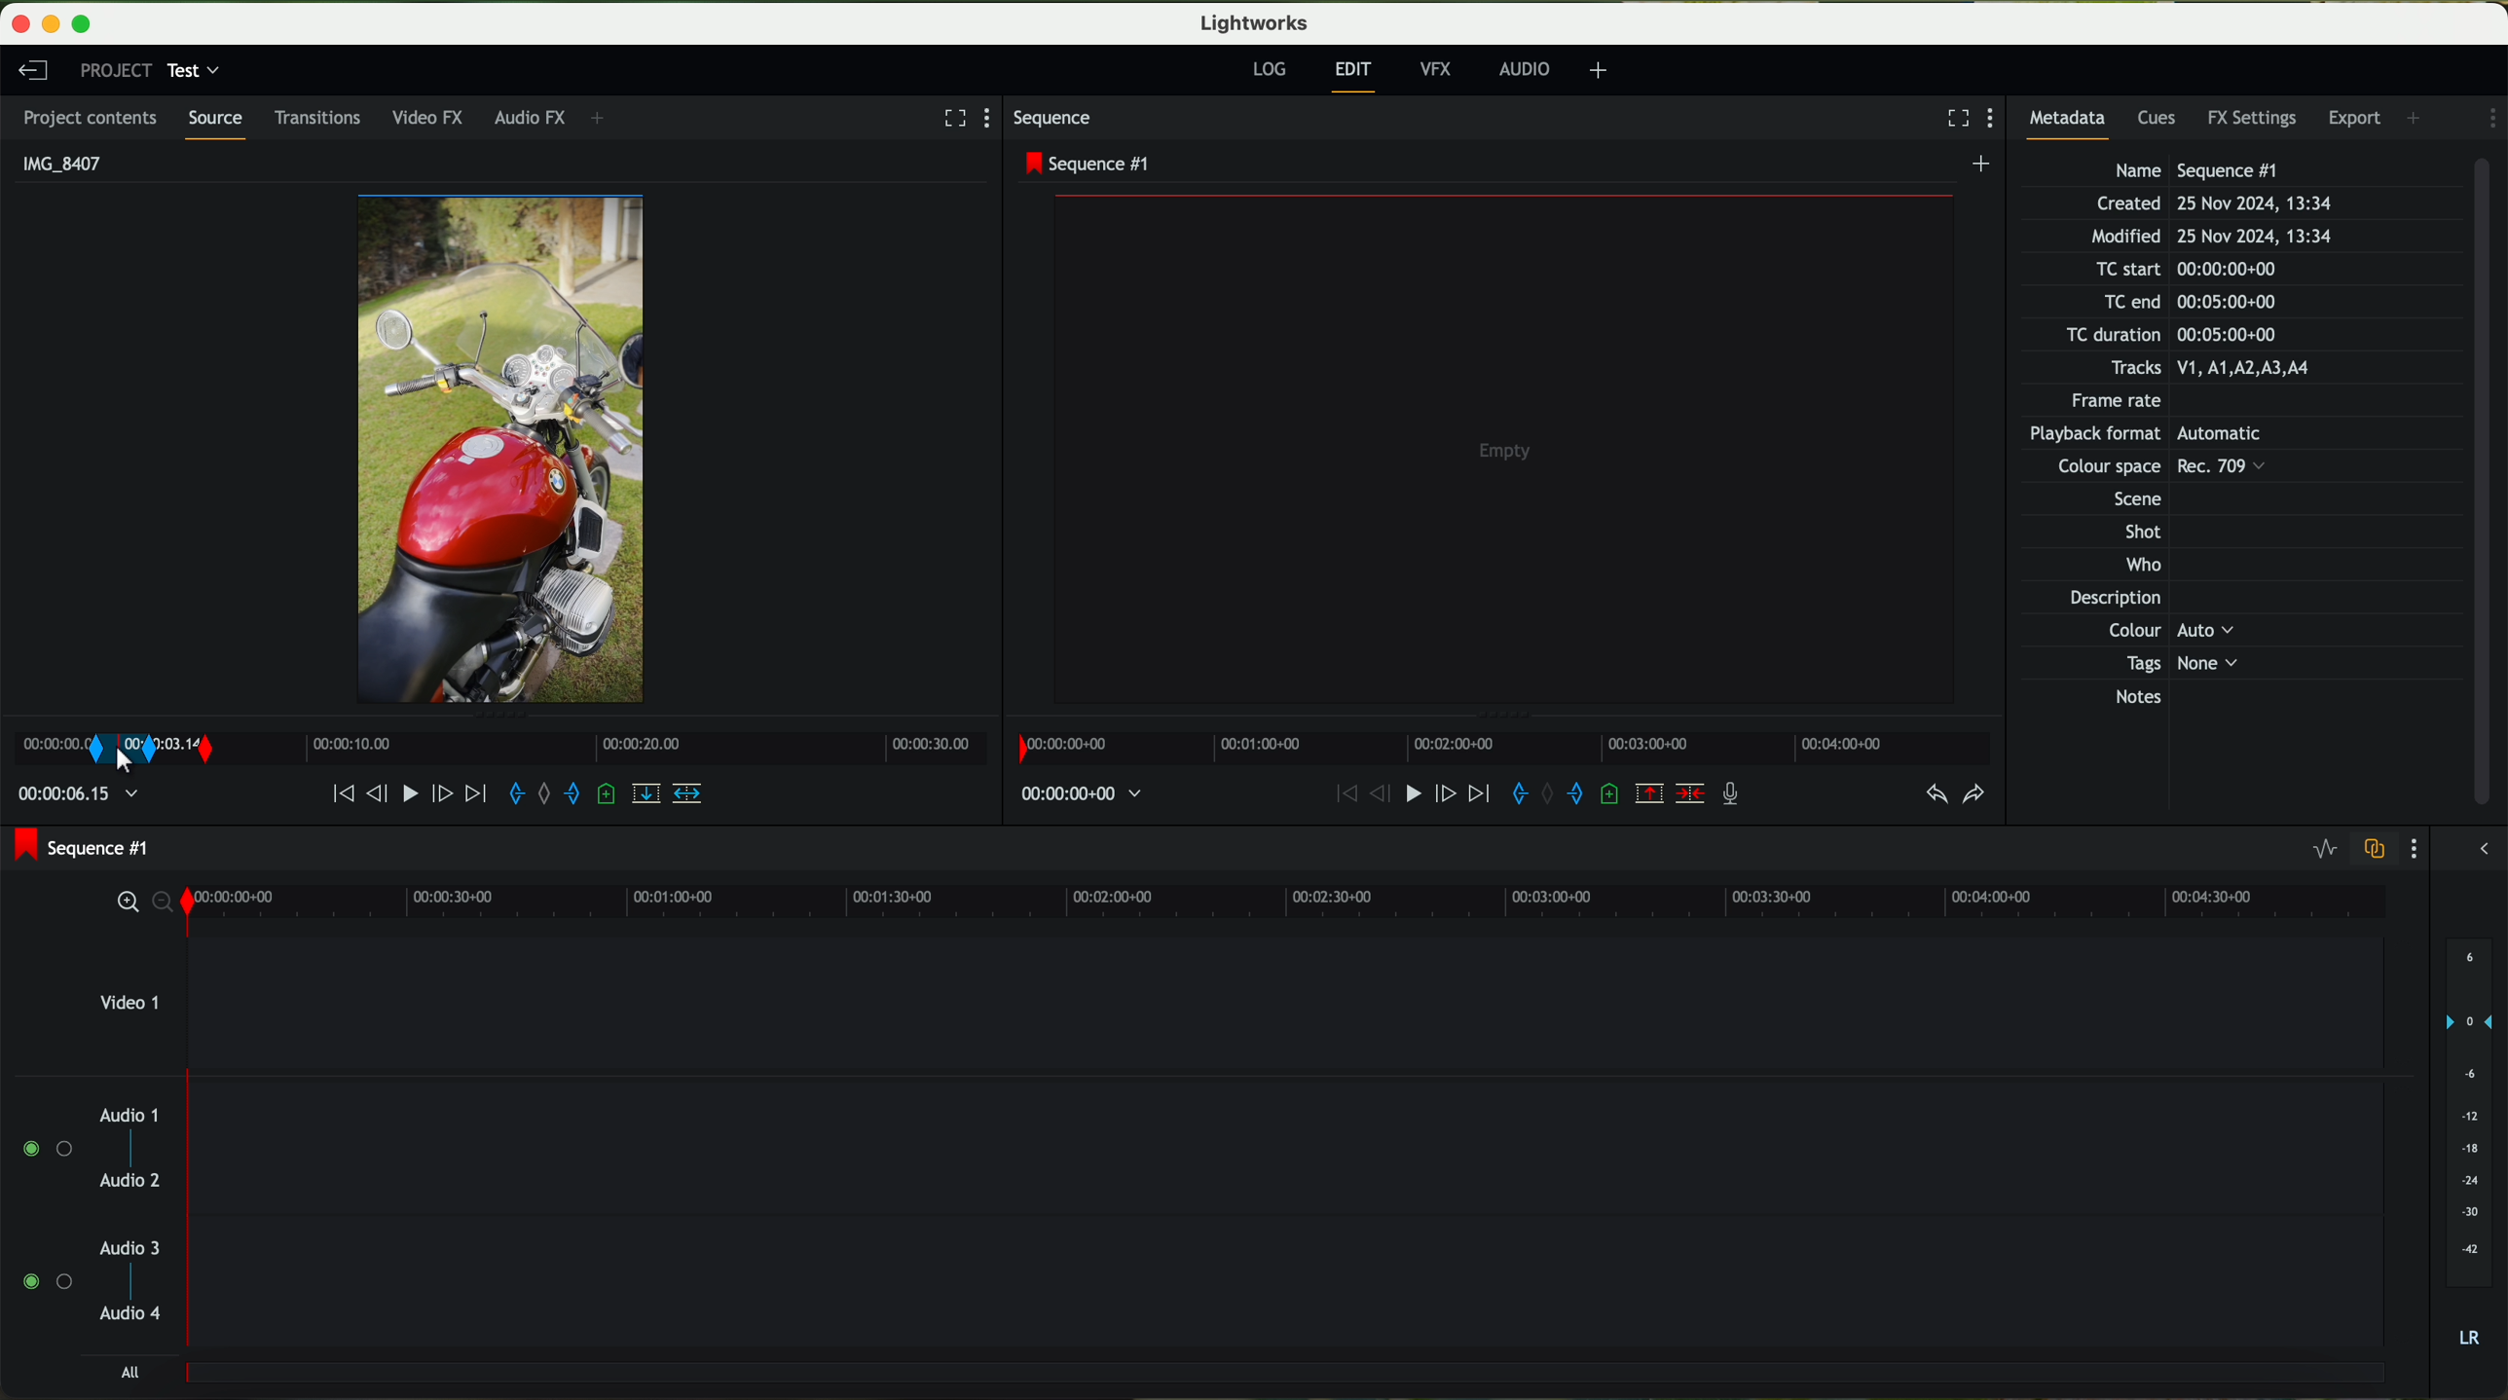 Image resolution: width=2508 pixels, height=1400 pixels. Describe the element at coordinates (2140, 532) in the screenshot. I see `Shot` at that location.